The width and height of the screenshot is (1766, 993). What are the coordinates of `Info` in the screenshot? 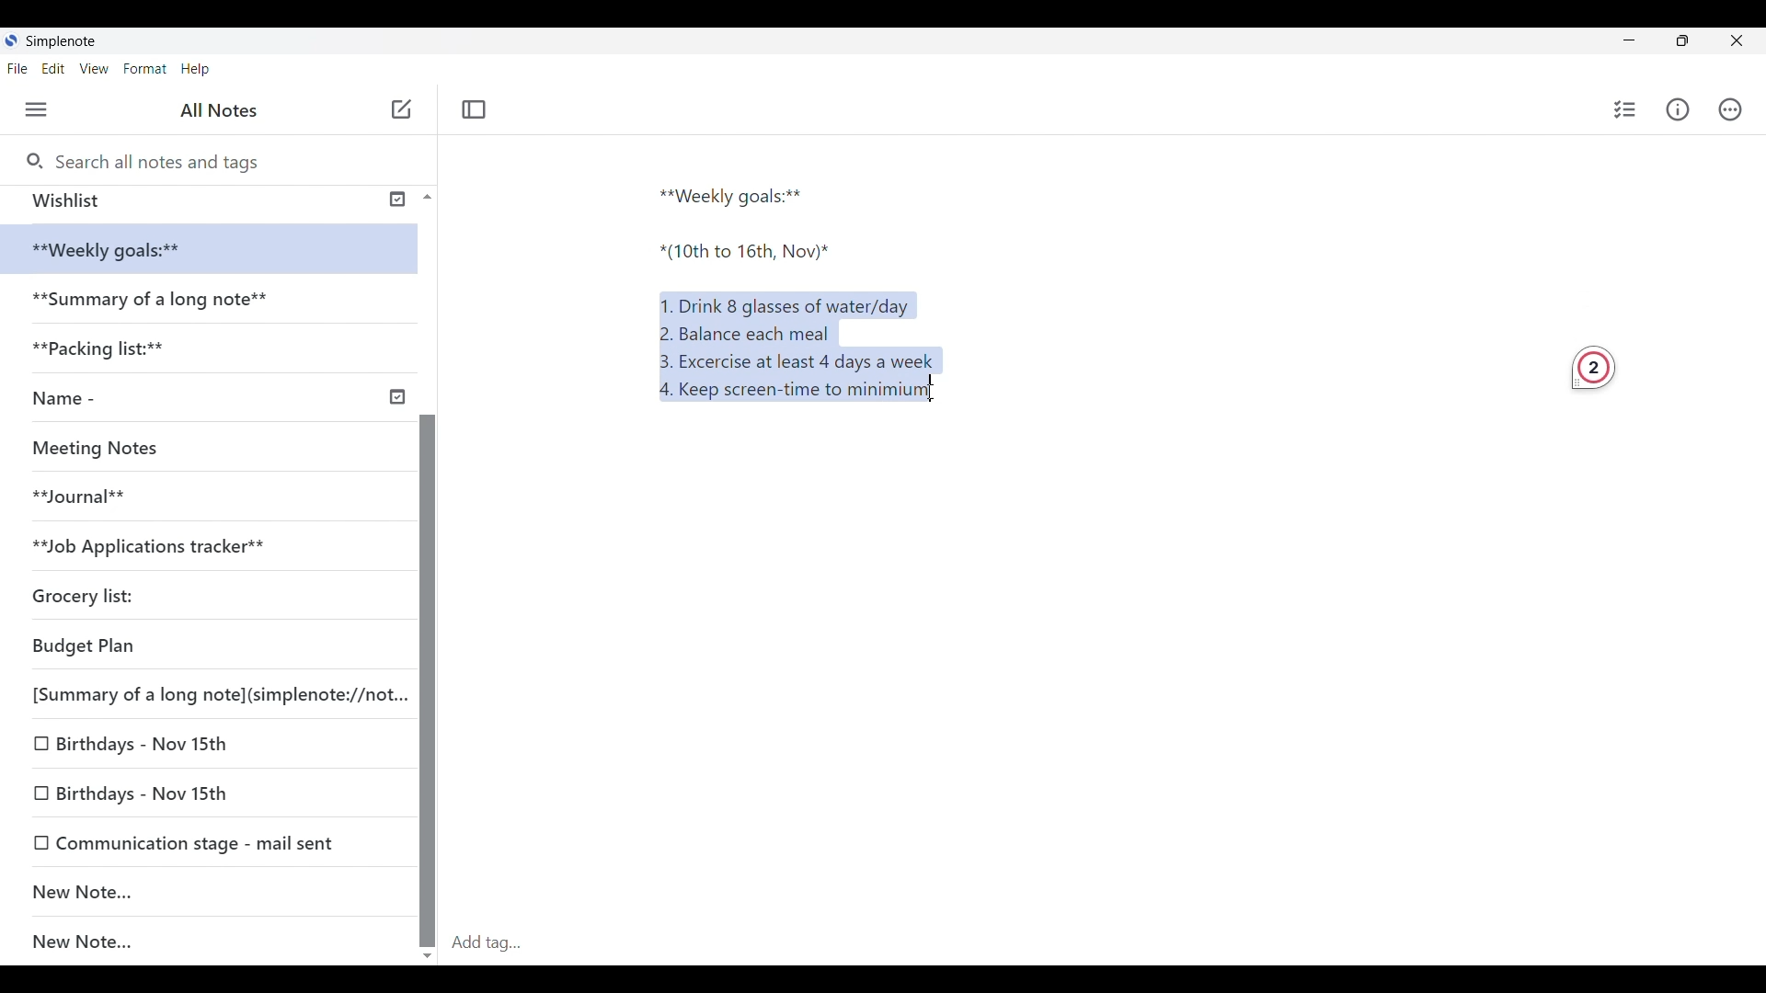 It's located at (1680, 110).